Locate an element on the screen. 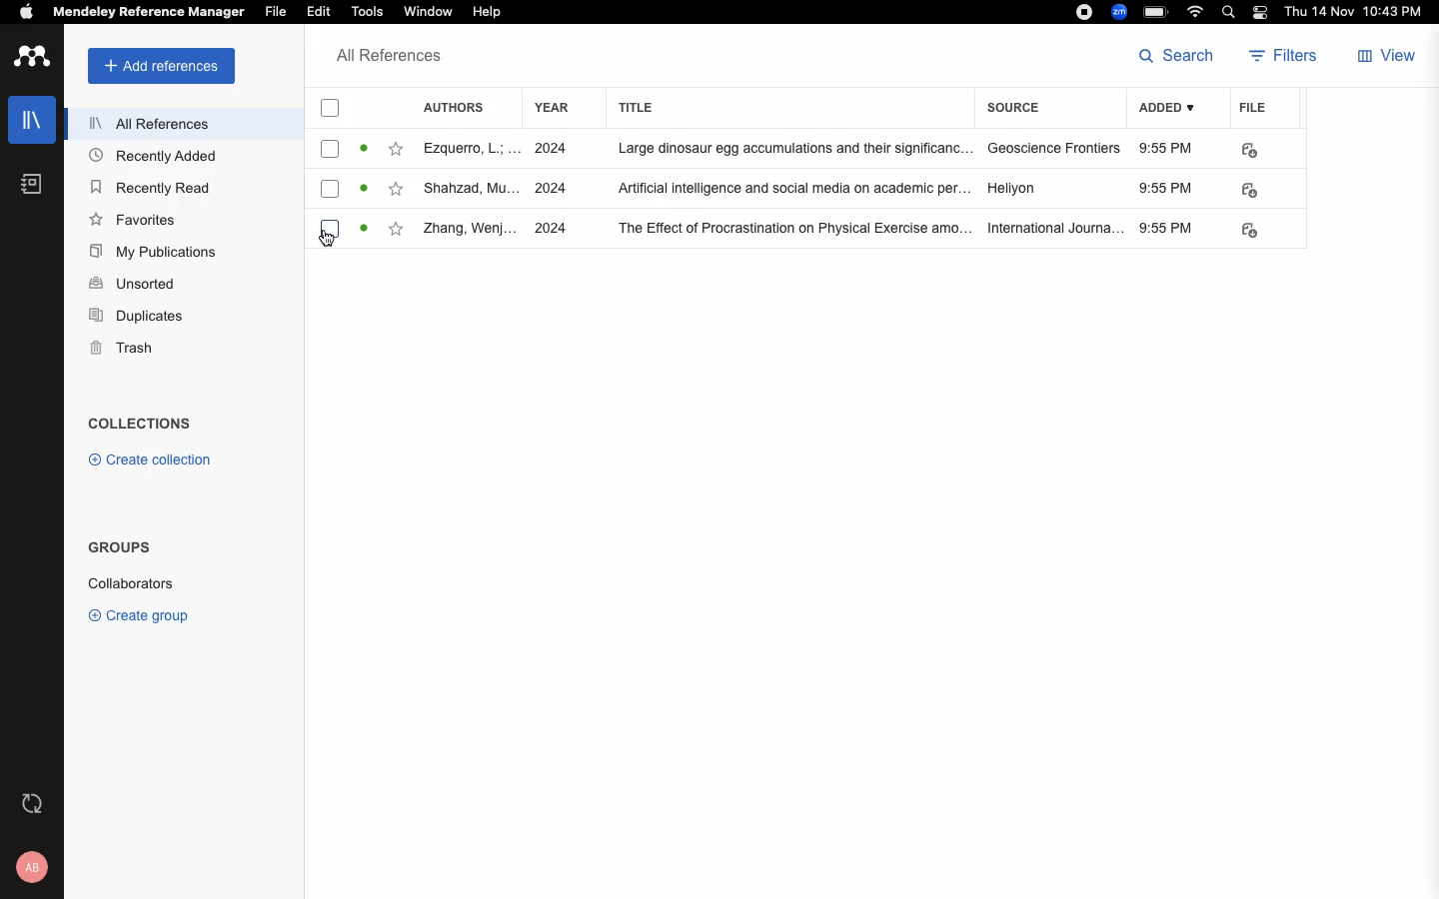 The width and height of the screenshot is (1439, 899). artificial intelligence and social media on academic is located at coordinates (793, 186).